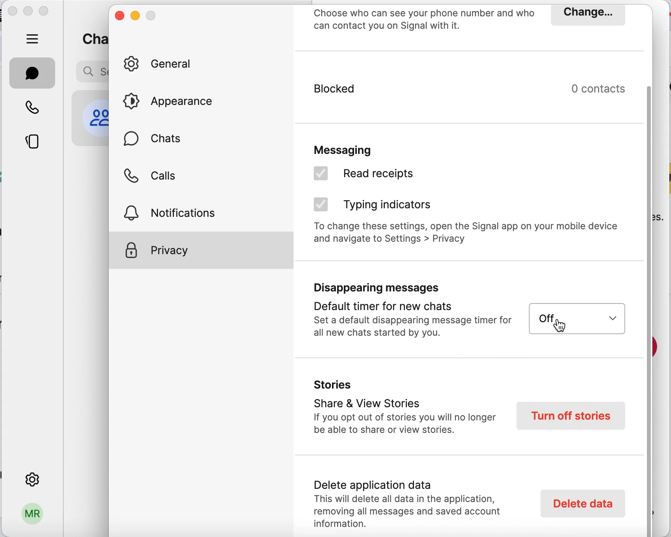 The height and width of the screenshot is (537, 671). What do you see at coordinates (33, 143) in the screenshot?
I see `stories` at bounding box center [33, 143].